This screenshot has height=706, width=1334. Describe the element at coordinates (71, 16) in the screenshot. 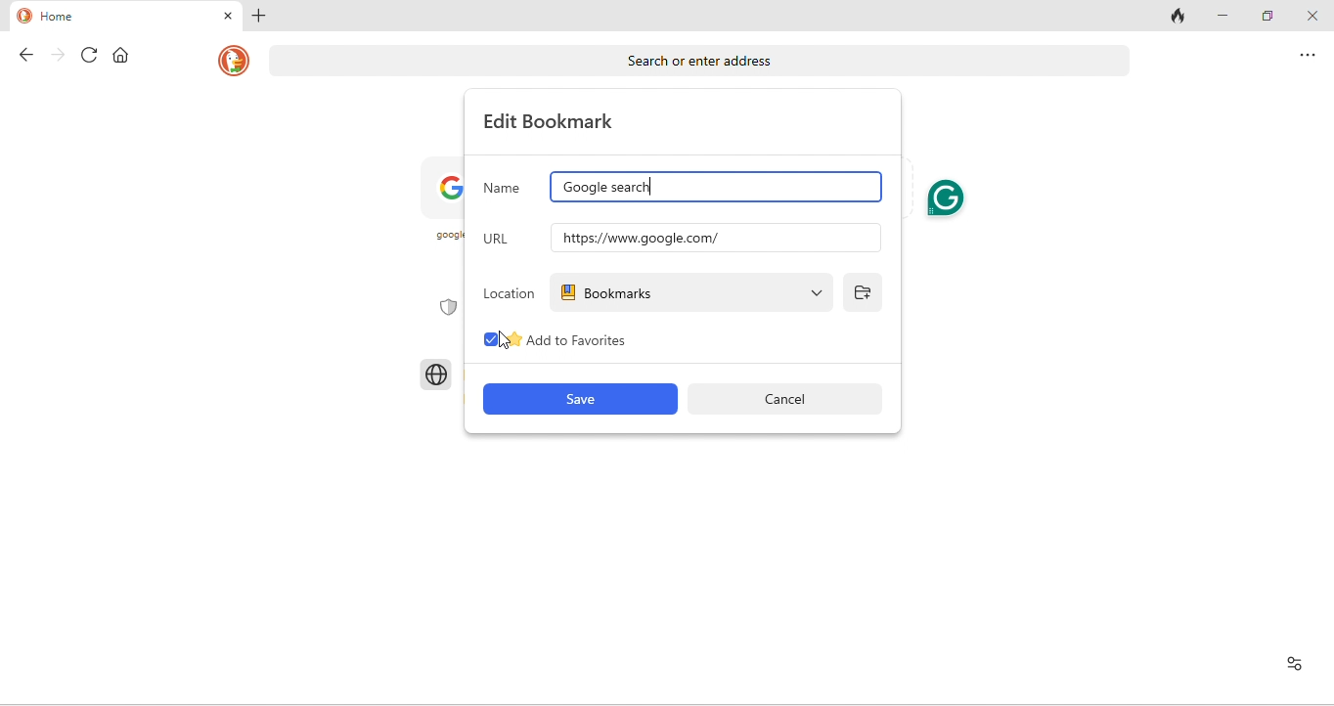

I see `home` at that location.